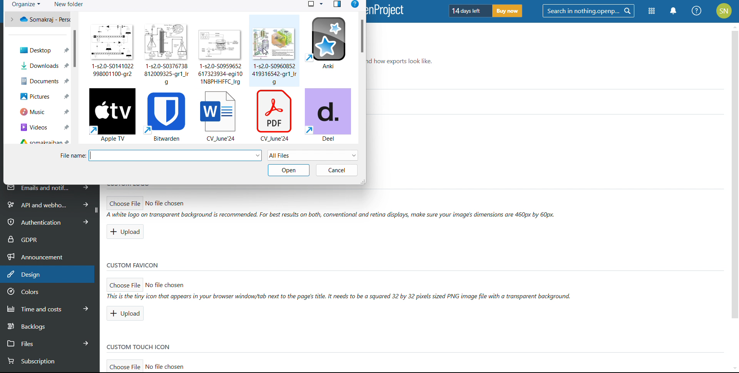  Describe the element at coordinates (343, 297) in the screenshot. I see `ll This is the tiny icon that appears tn your browser winaow/tab next to the pages title. It neeas to be a squared 32 by 32 pixels sized PNG image file with a transparent background.` at that location.